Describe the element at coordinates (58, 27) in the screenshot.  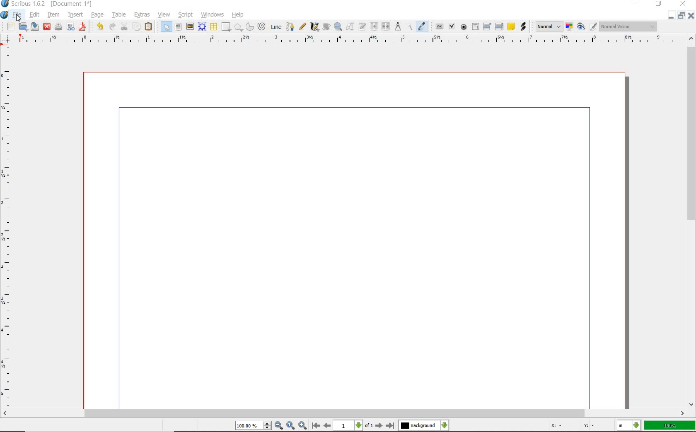
I see `preflight verifier` at that location.